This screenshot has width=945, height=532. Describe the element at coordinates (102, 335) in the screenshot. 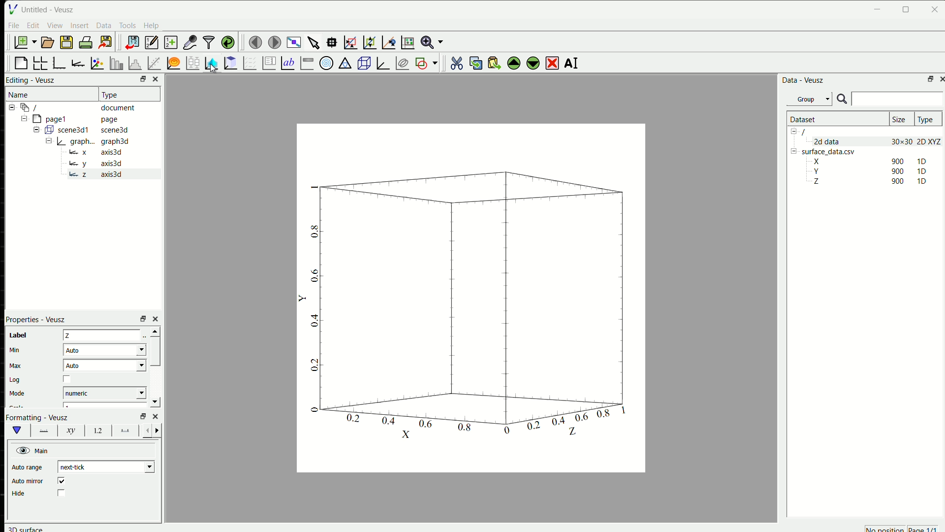

I see `Z` at that location.